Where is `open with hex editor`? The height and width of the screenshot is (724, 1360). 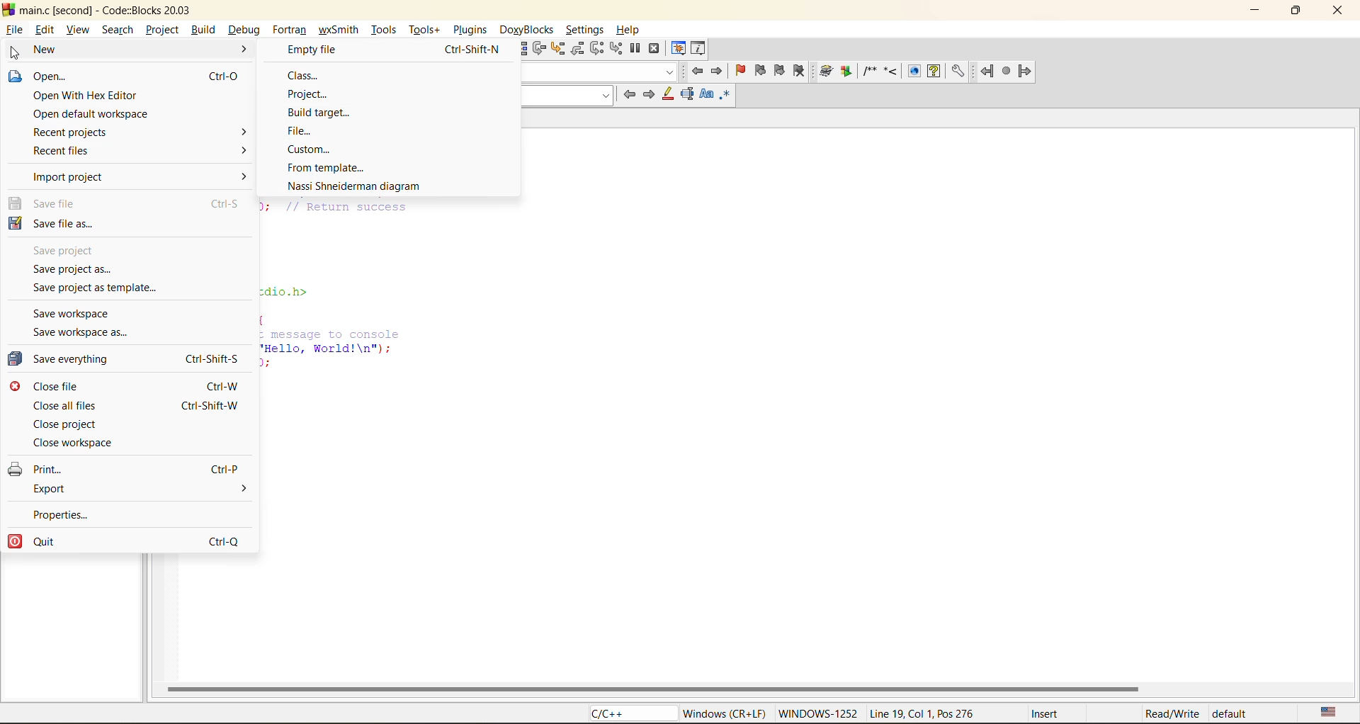 open with hex editor is located at coordinates (84, 97).